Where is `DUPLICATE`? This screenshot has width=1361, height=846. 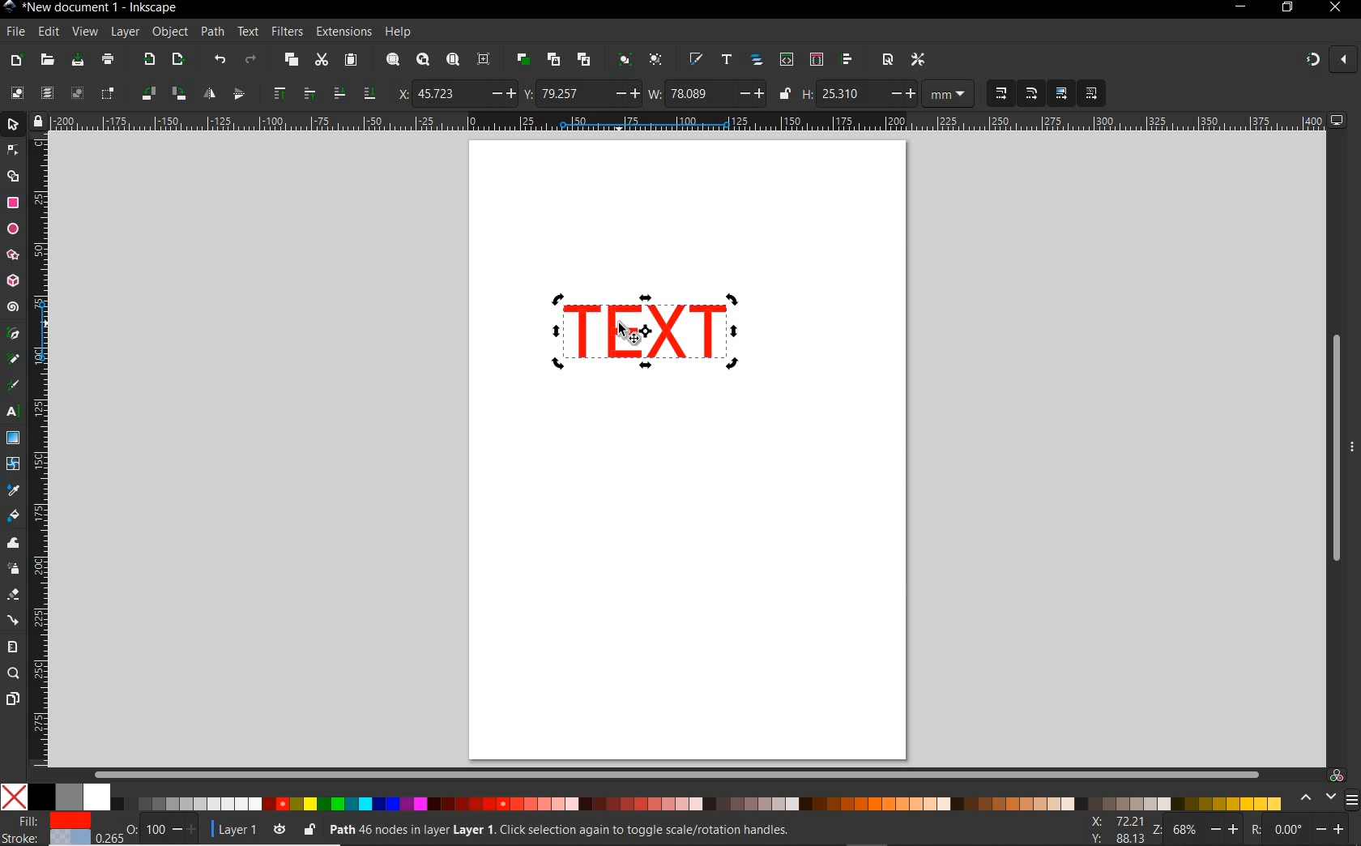
DUPLICATE is located at coordinates (521, 60).